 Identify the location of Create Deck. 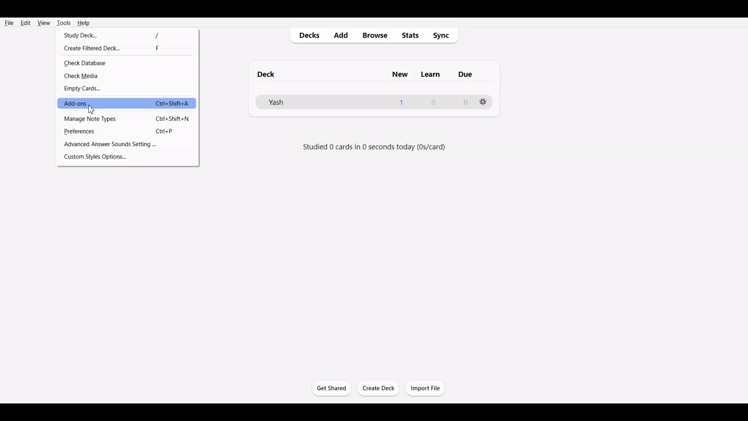
(379, 388).